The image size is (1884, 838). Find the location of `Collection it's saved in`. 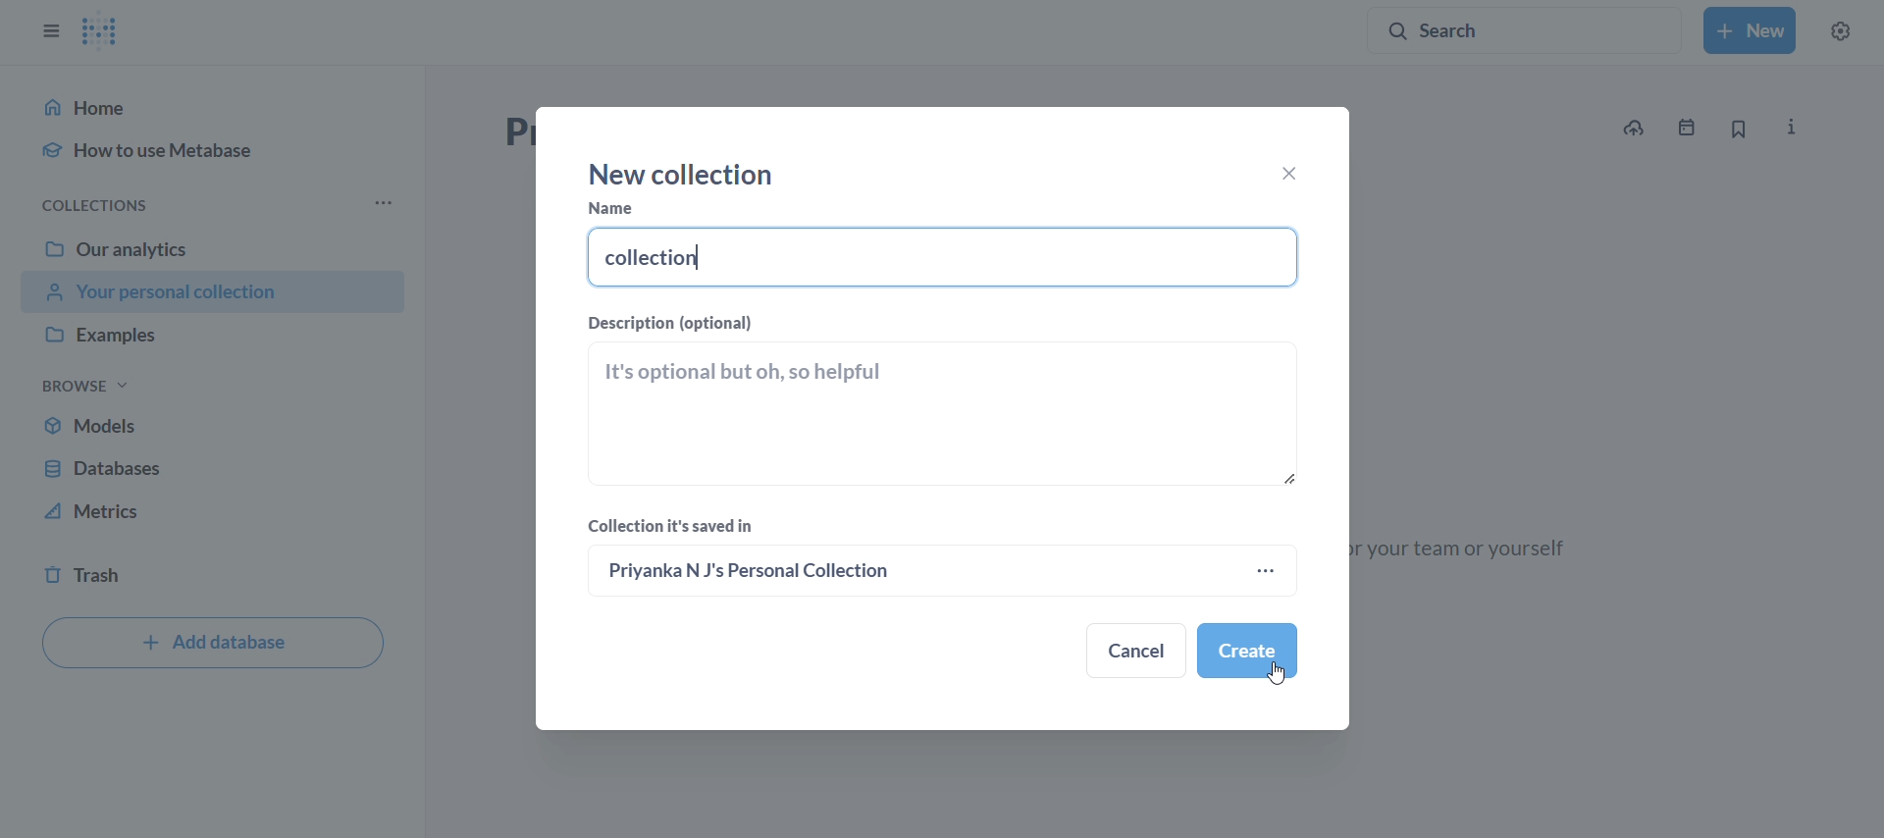

Collection it's saved in is located at coordinates (675, 529).